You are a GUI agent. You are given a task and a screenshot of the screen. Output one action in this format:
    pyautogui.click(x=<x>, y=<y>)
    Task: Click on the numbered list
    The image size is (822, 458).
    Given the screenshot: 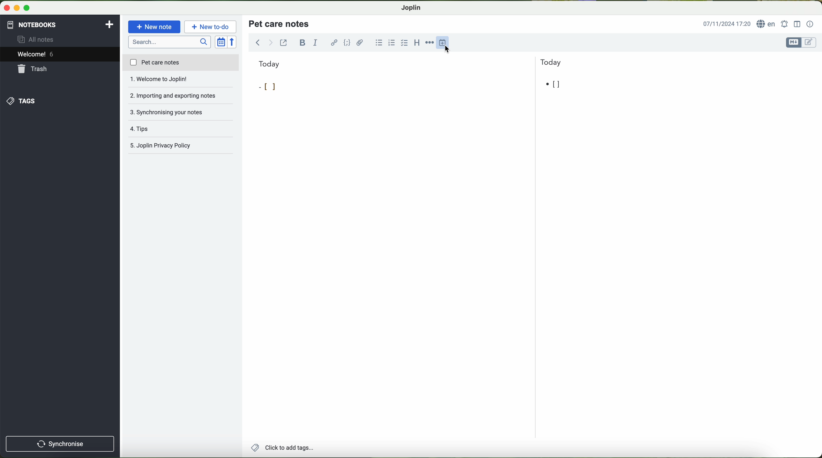 What is the action you would take?
    pyautogui.click(x=391, y=43)
    